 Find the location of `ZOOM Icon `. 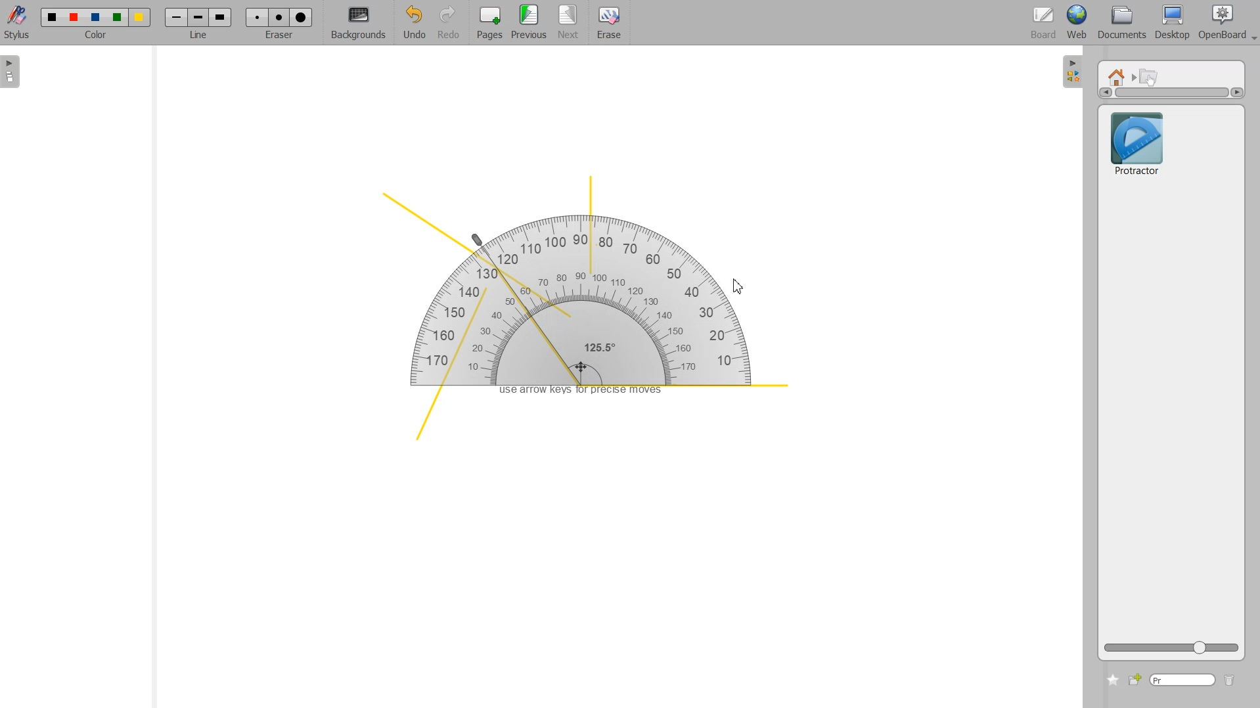

ZOOM Icon  is located at coordinates (1171, 648).